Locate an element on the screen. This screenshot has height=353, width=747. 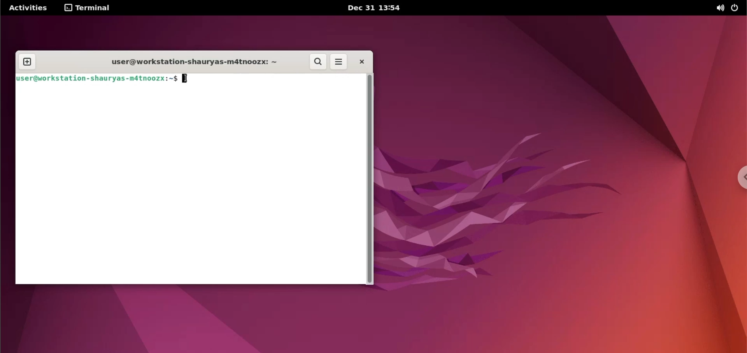
cursor is located at coordinates (187, 79).